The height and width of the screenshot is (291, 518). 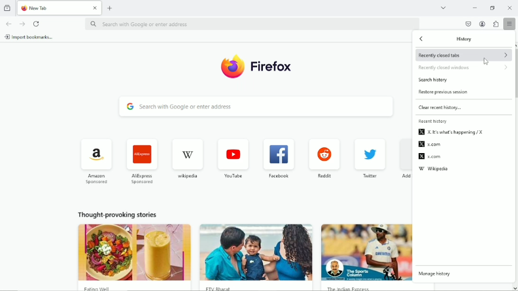 I want to click on facebook, so click(x=278, y=176).